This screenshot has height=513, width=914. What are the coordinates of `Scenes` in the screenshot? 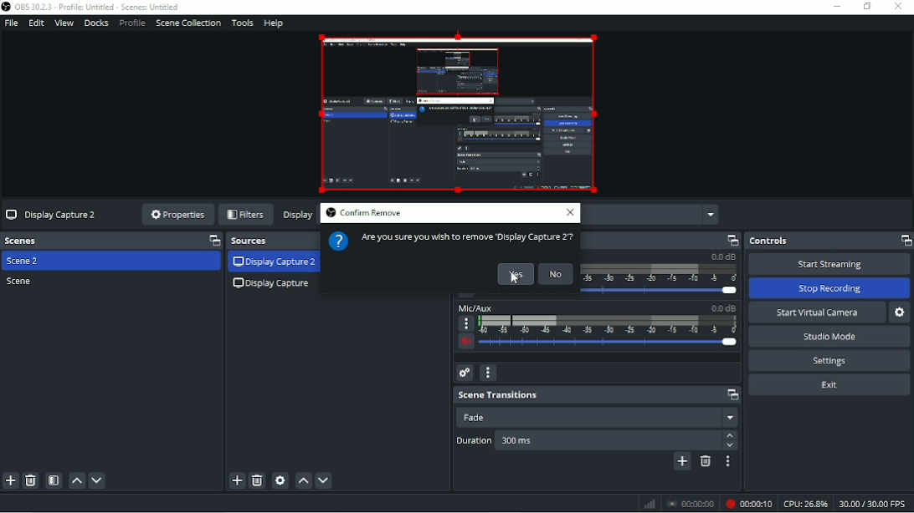 It's located at (111, 241).